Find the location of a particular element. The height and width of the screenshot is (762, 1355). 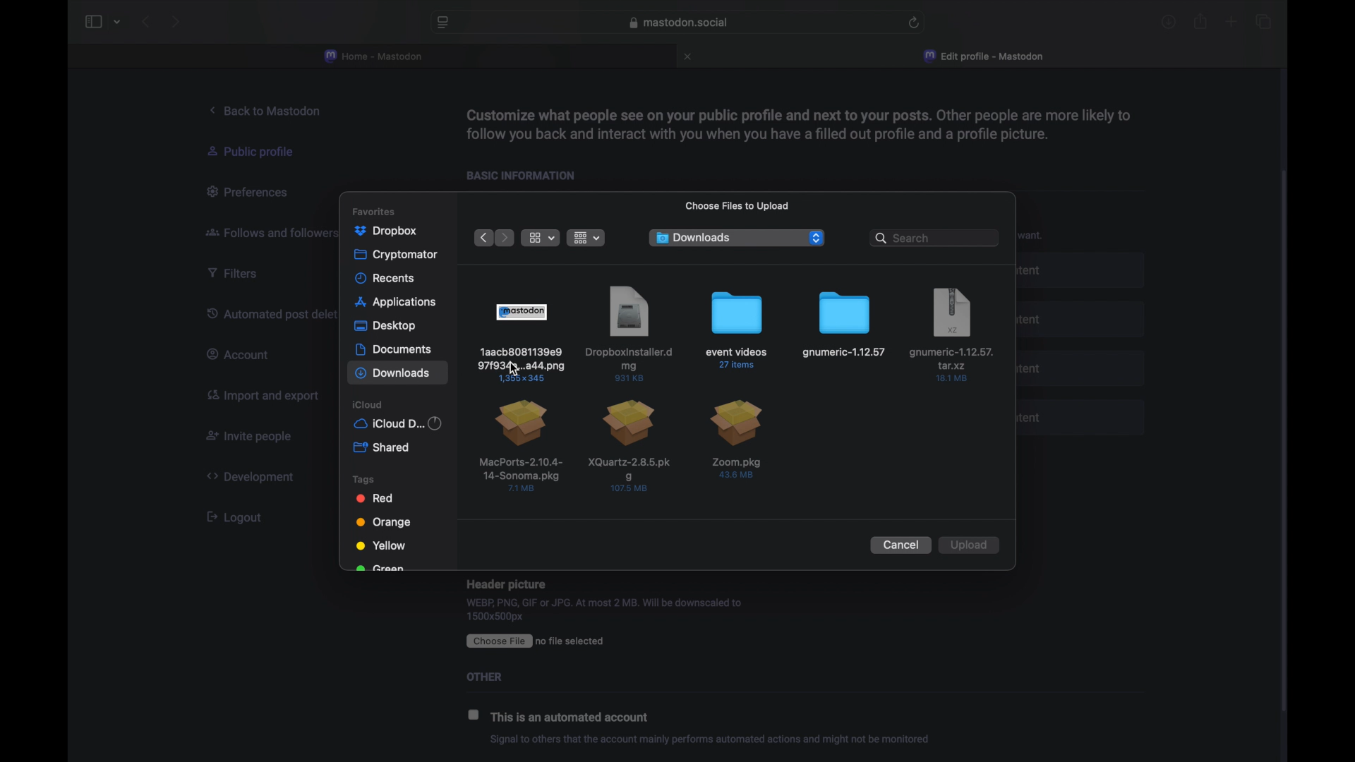

previous is located at coordinates (482, 238).